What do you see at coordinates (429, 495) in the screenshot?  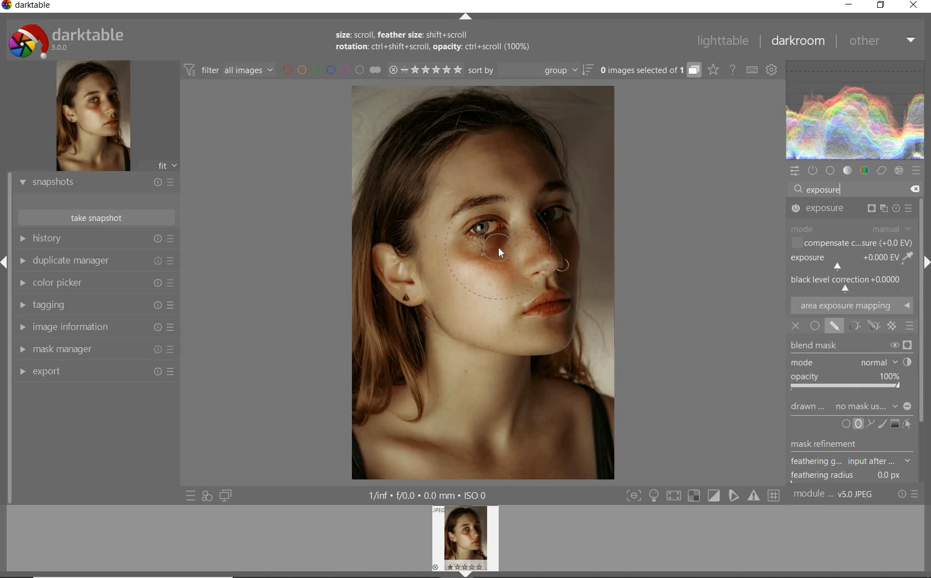 I see `other display information` at bounding box center [429, 495].